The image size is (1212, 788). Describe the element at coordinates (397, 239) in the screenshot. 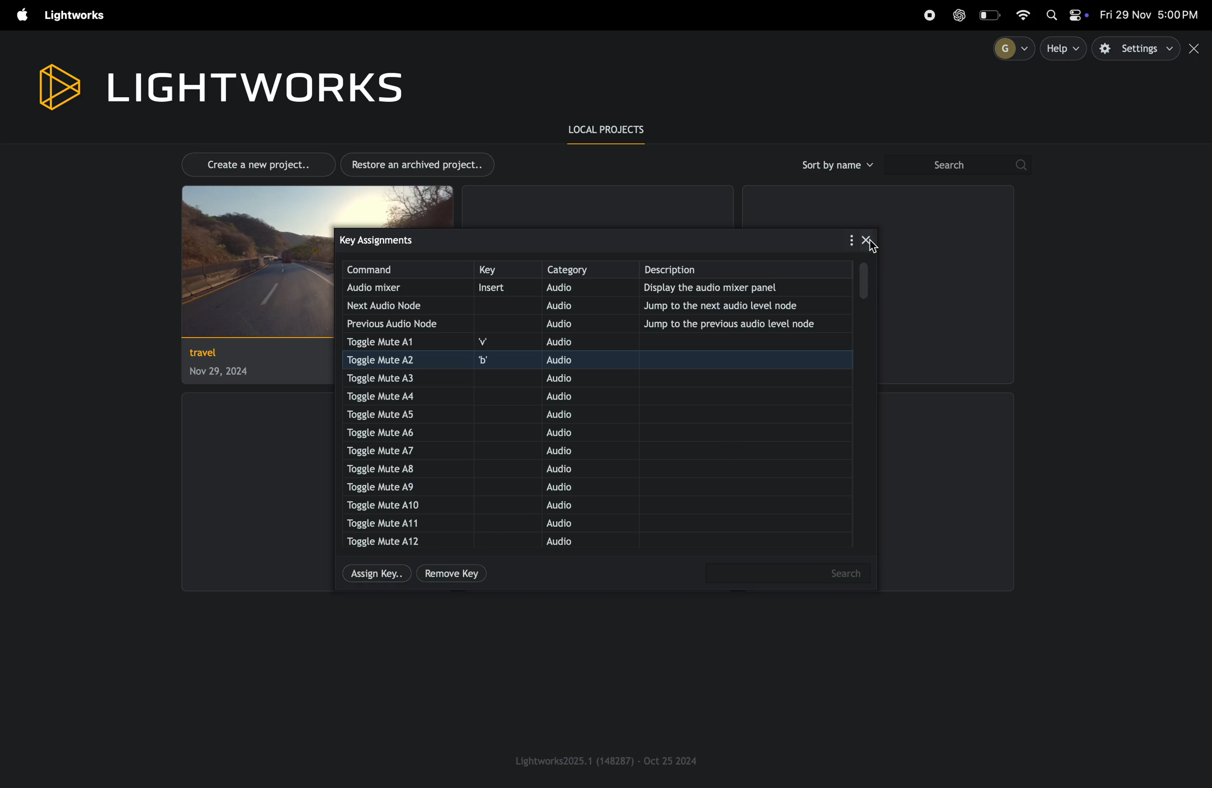

I see `key assignments` at that location.